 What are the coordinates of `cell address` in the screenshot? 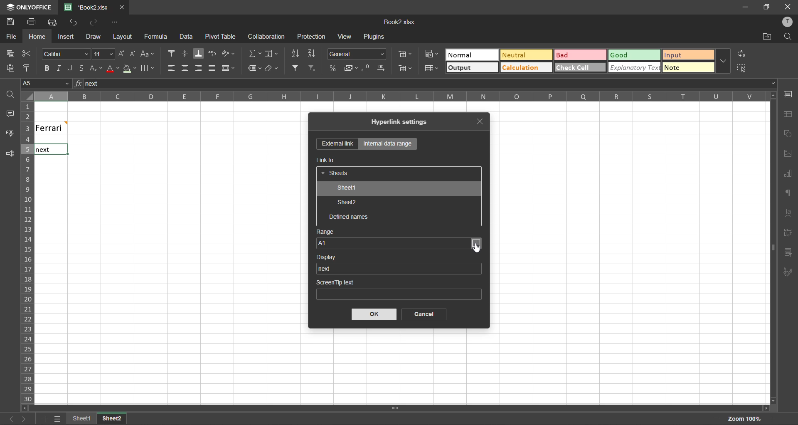 It's located at (45, 83).